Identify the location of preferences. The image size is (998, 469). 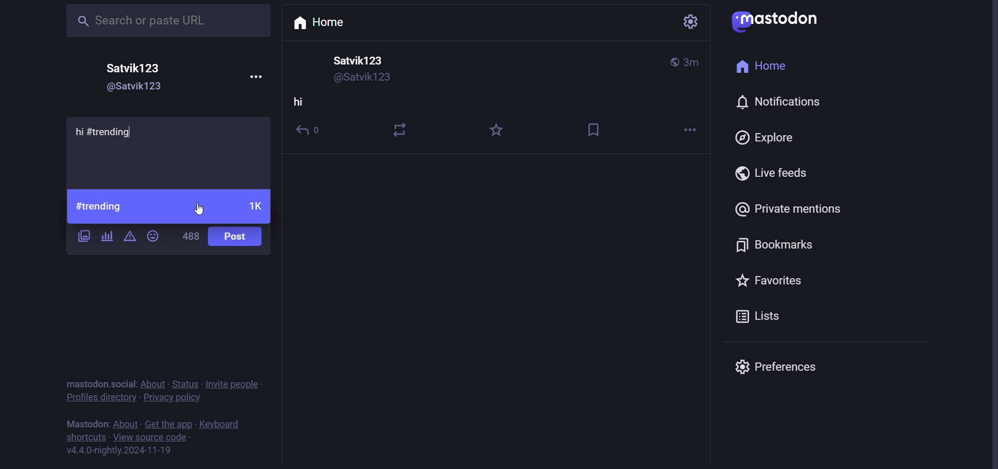
(776, 364).